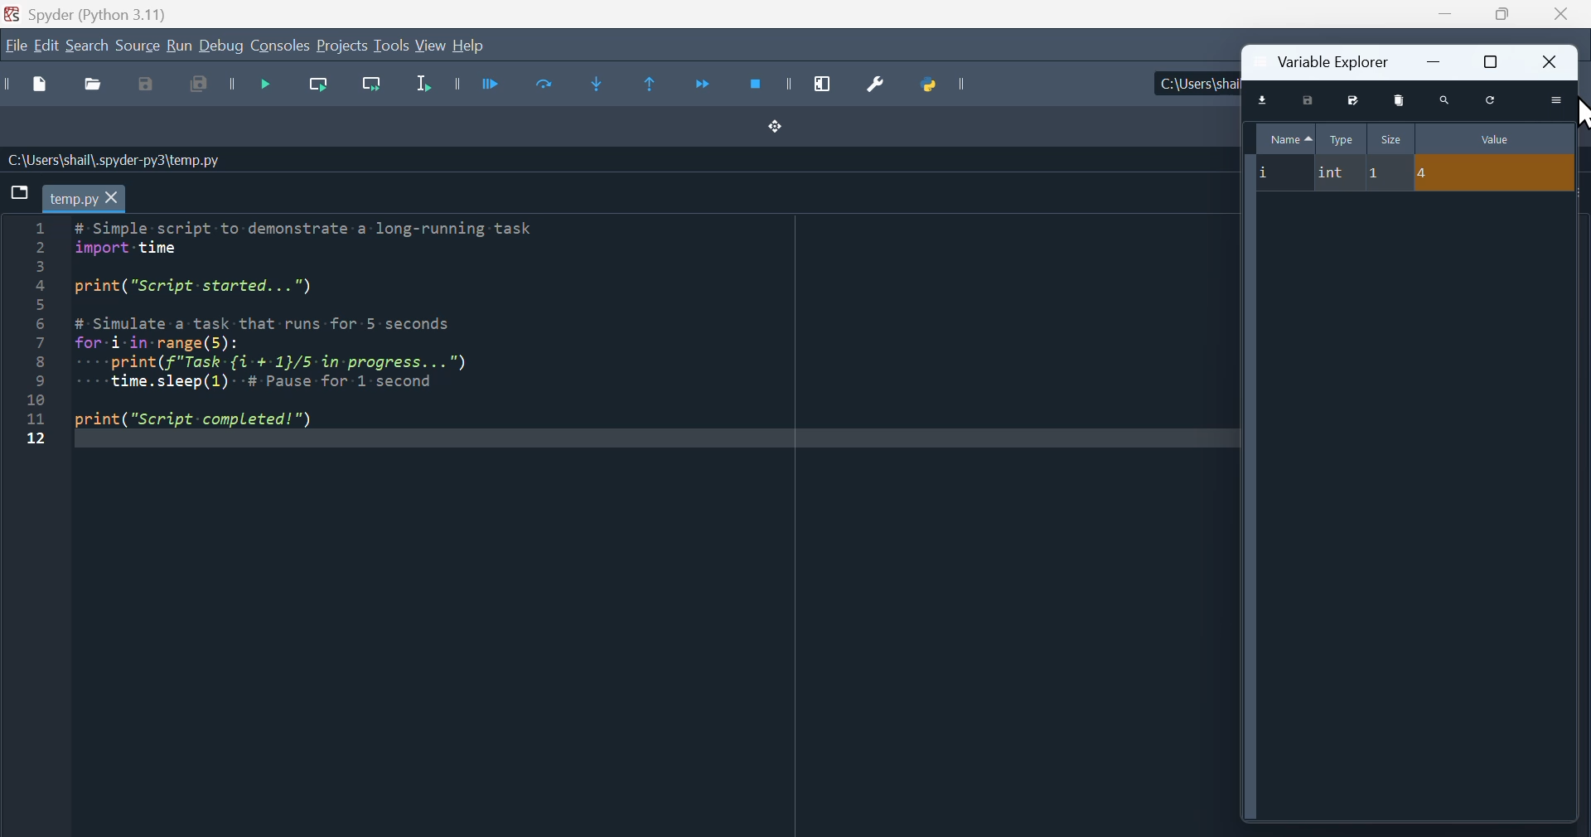 The height and width of the screenshot is (837, 1591). Describe the element at coordinates (1402, 99) in the screenshot. I see `remove all variables` at that location.